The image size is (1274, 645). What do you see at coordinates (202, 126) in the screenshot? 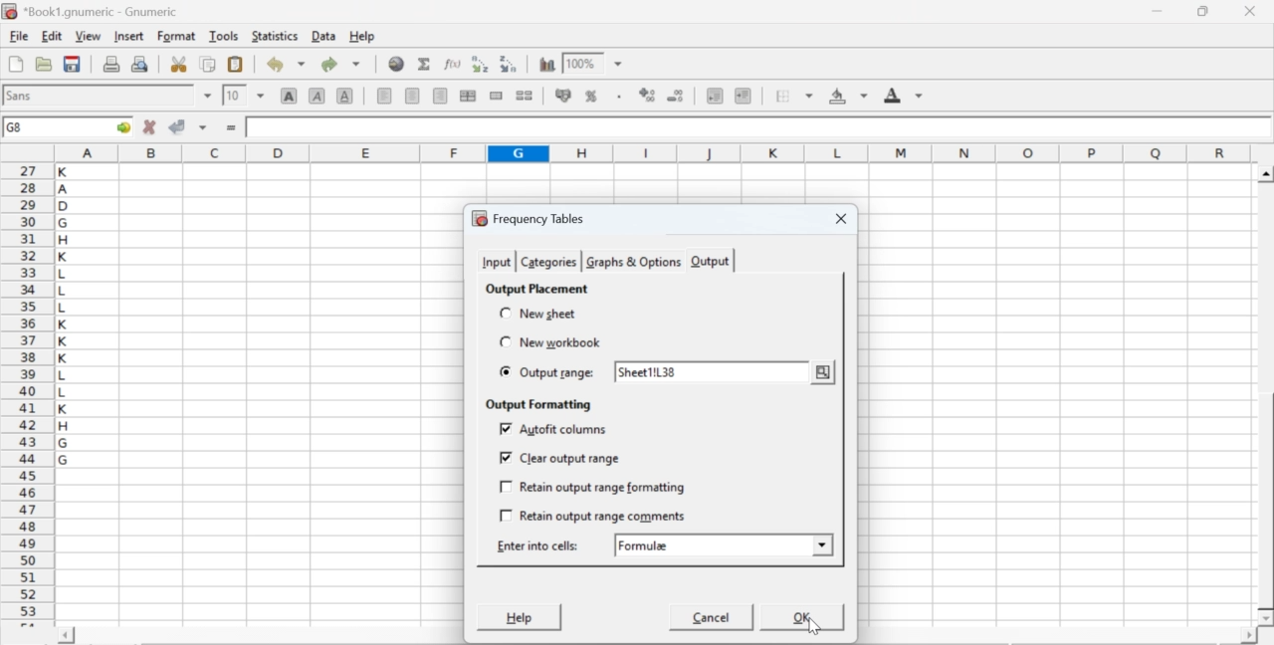
I see `accept changes across selection` at bounding box center [202, 126].